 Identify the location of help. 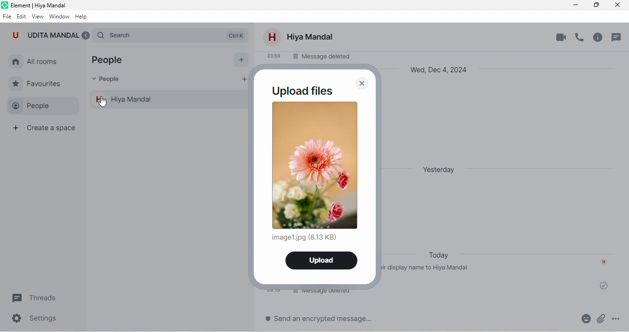
(85, 16).